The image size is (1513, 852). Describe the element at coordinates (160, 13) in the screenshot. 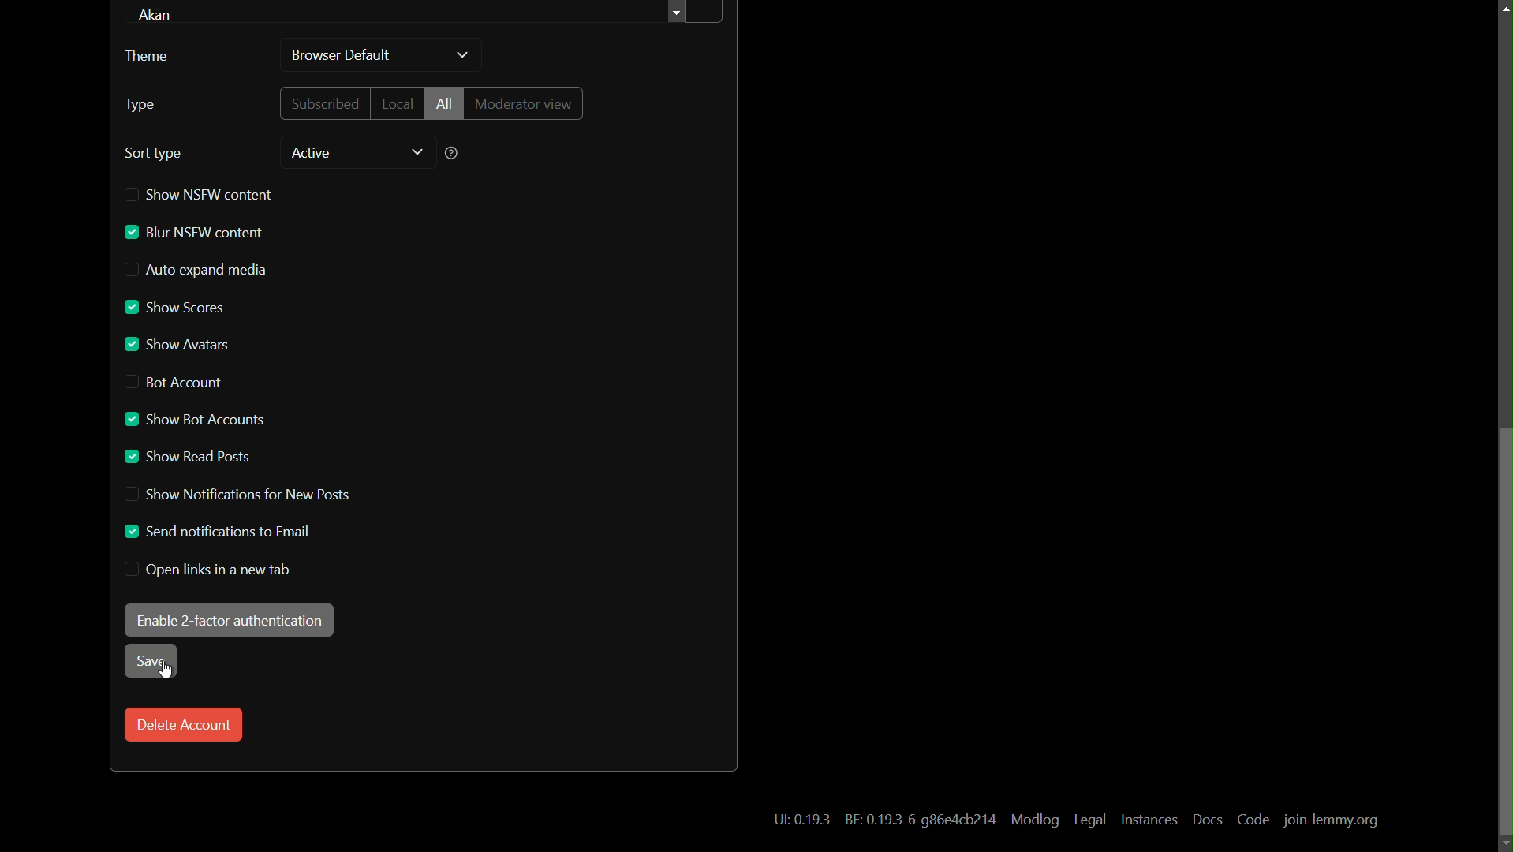

I see `akan` at that location.